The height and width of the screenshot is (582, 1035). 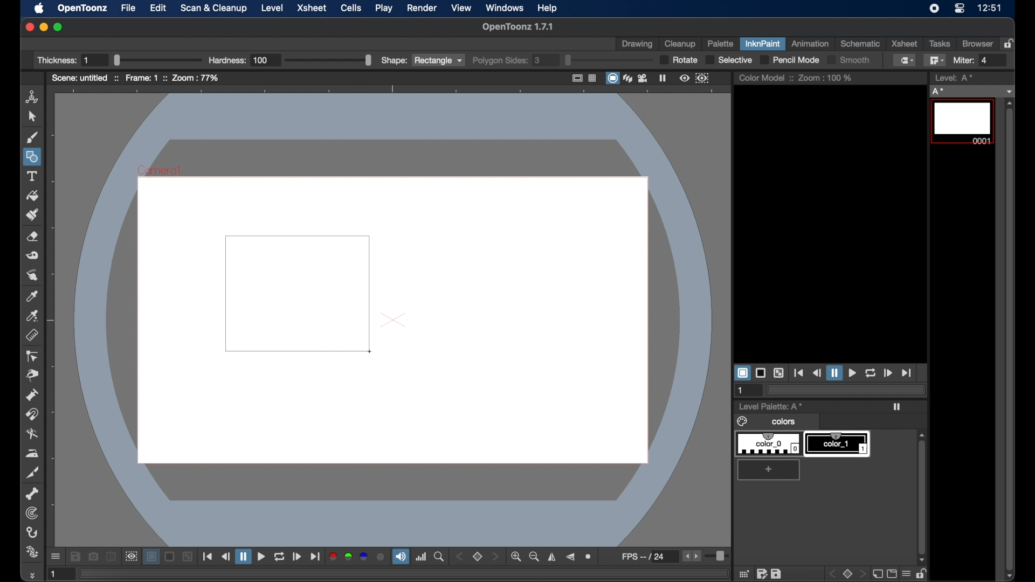 I want to click on forward, so click(x=887, y=372).